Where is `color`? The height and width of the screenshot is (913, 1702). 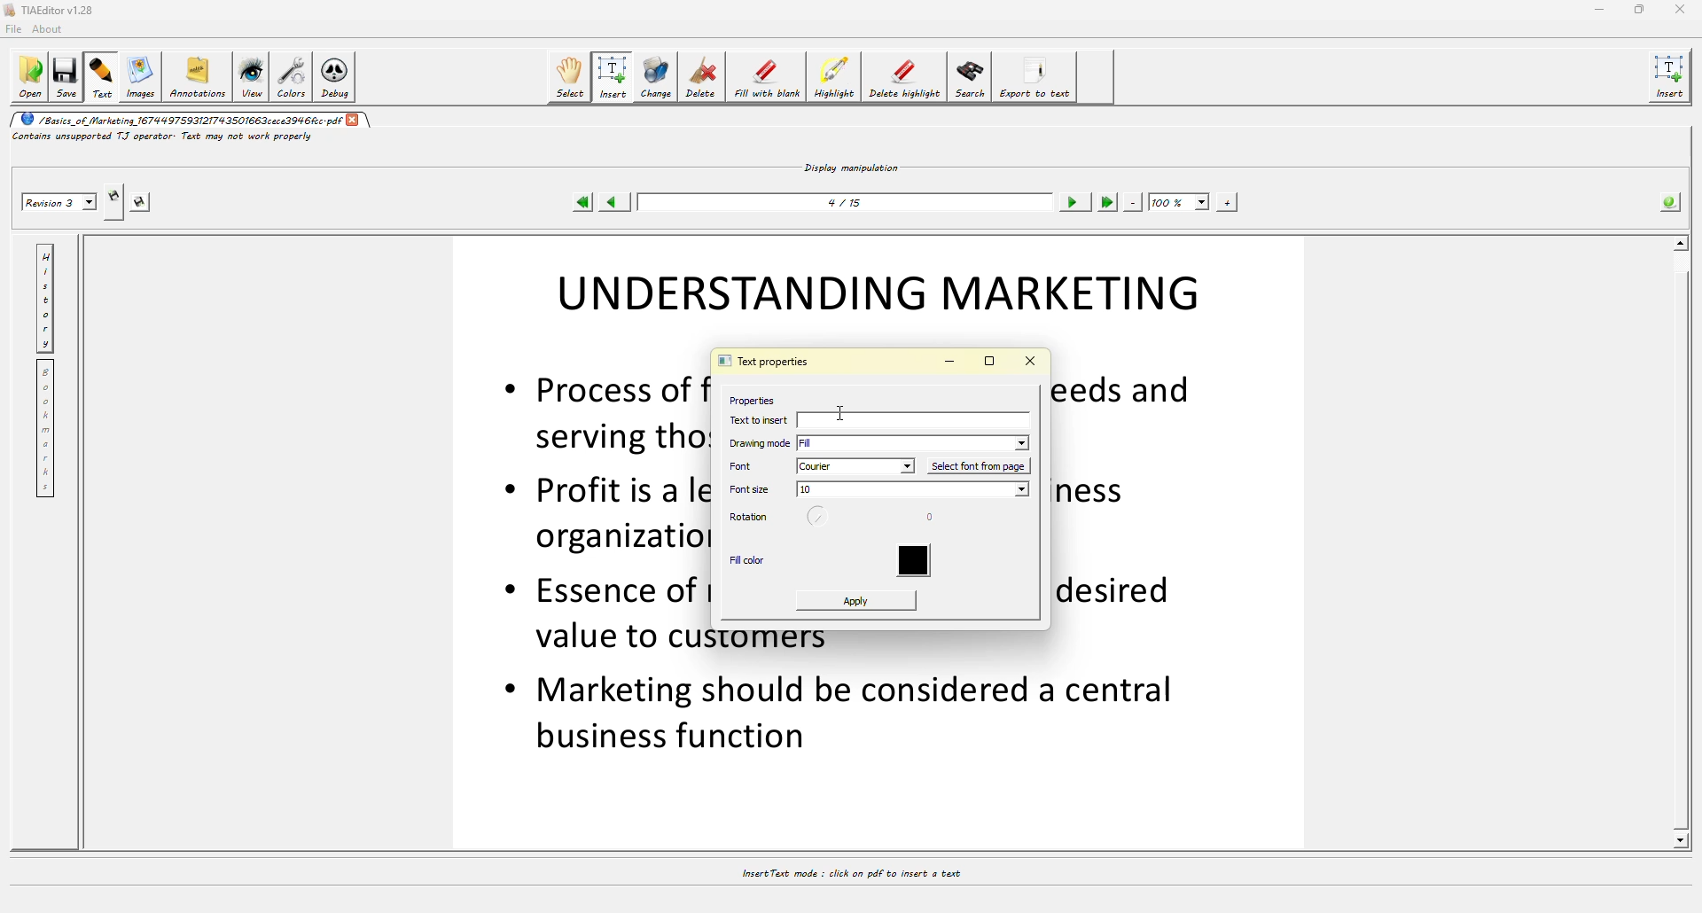
color is located at coordinates (920, 562).